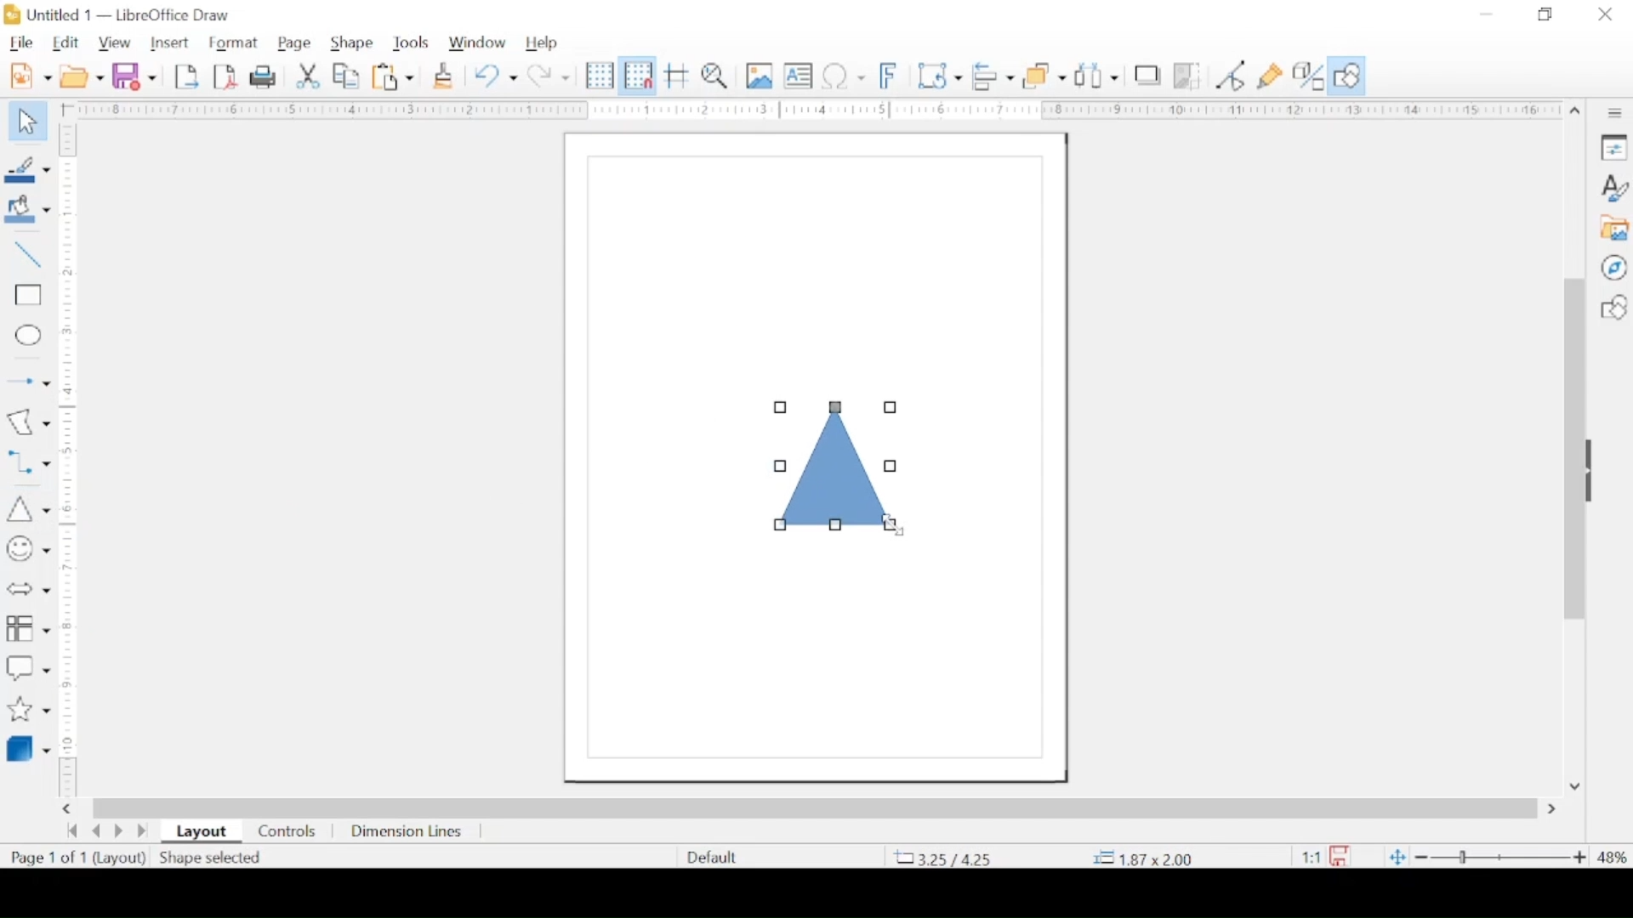 Image resolution: width=1633 pixels, height=918 pixels. Describe the element at coordinates (27, 336) in the screenshot. I see `insert ellipse` at that location.